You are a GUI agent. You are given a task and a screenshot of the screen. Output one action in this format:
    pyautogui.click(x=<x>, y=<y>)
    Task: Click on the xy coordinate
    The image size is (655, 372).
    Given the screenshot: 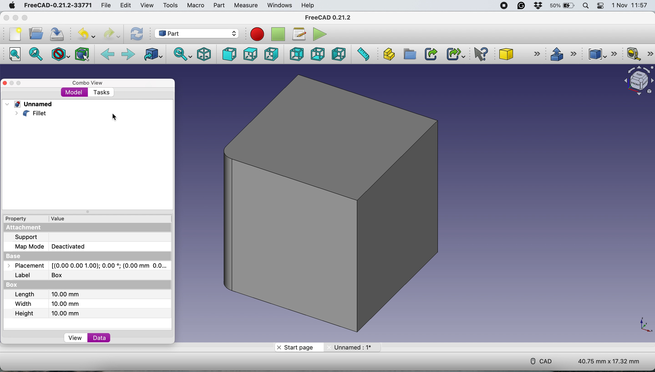 What is the action you would take?
    pyautogui.click(x=639, y=324)
    